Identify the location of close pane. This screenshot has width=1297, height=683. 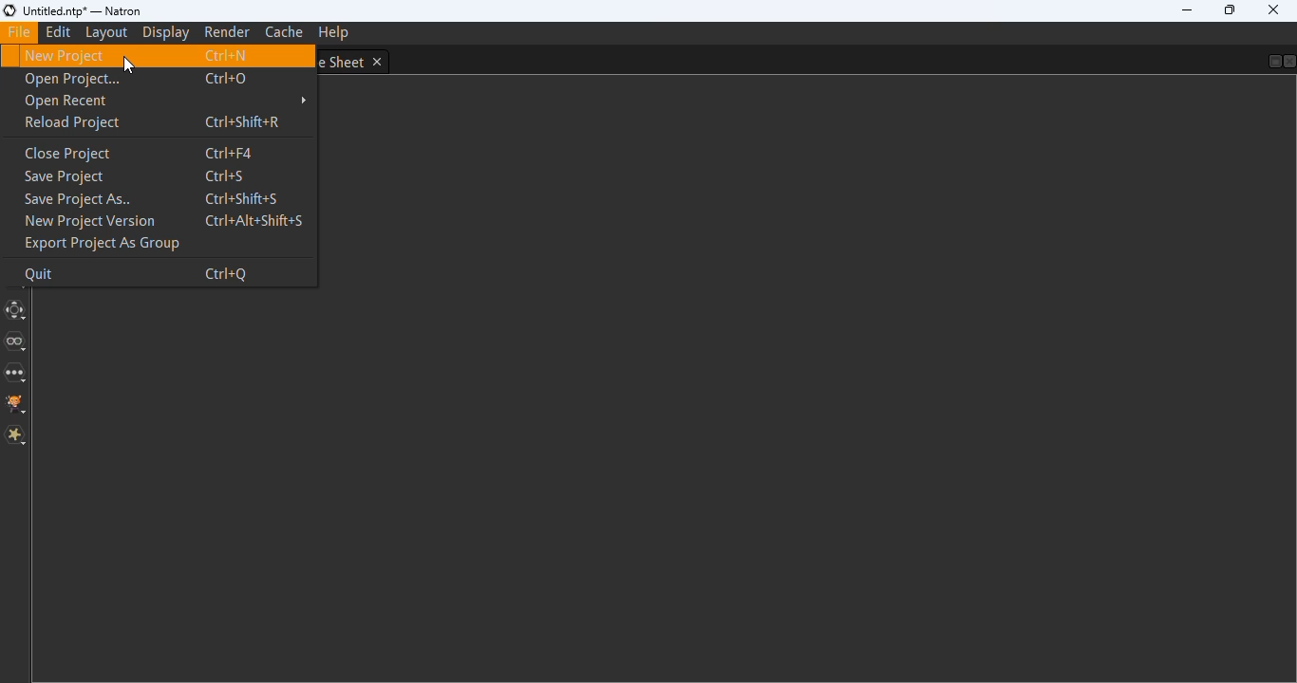
(1288, 62).